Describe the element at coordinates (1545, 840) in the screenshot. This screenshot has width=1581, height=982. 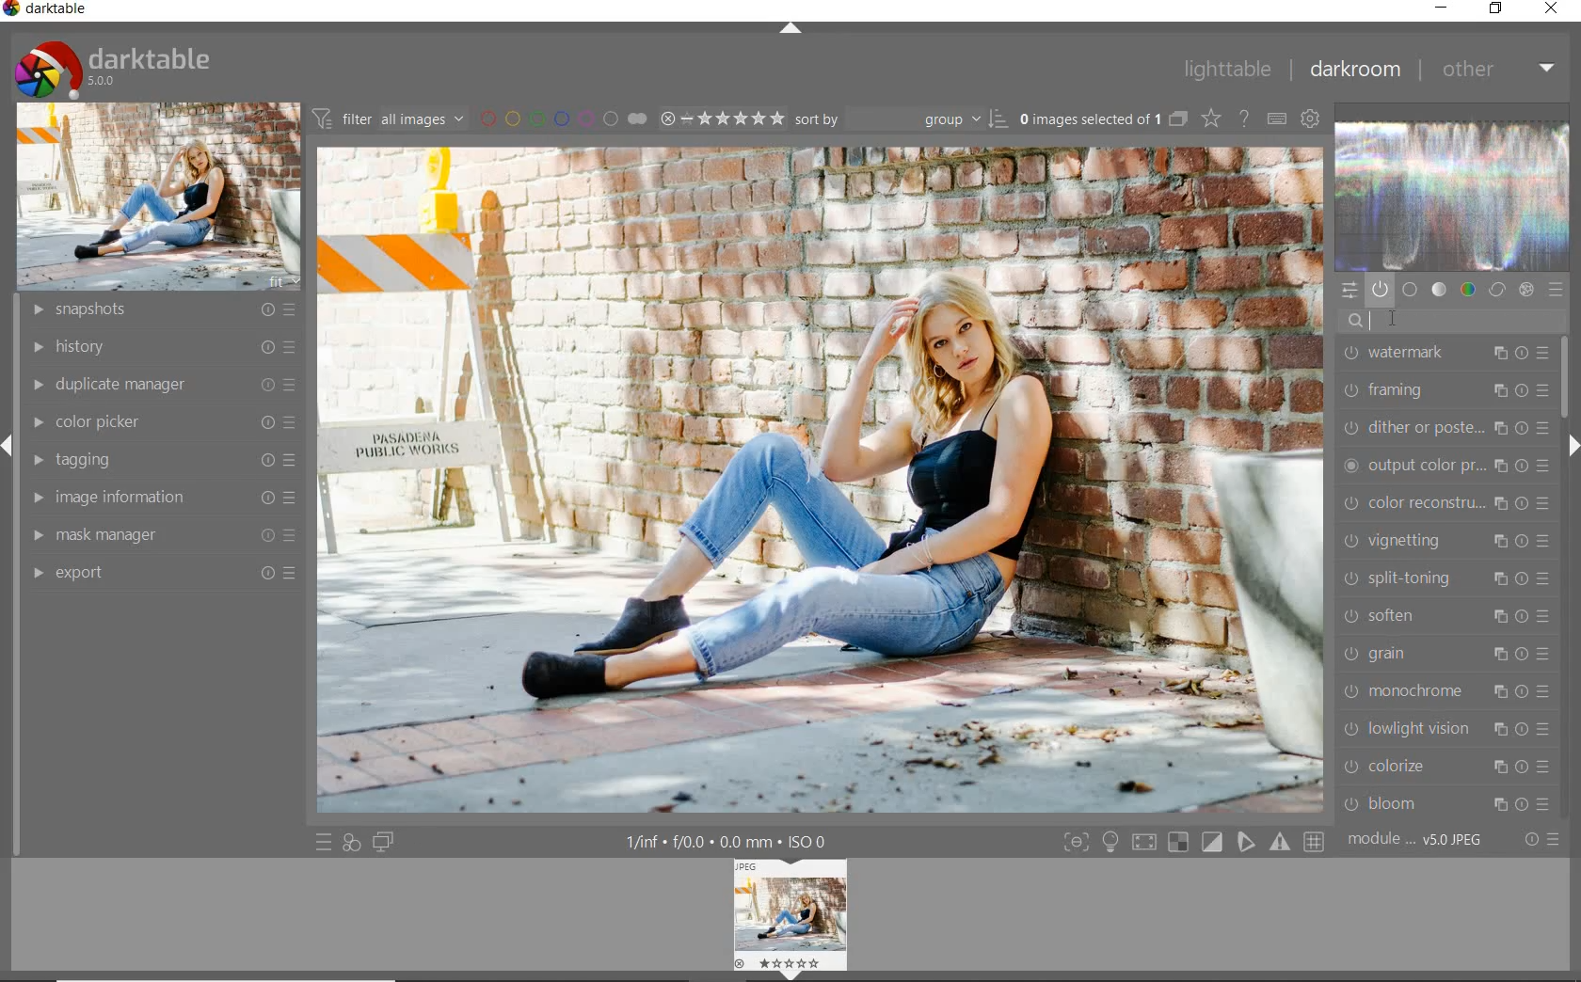
I see `reset or presets & preferences` at that location.